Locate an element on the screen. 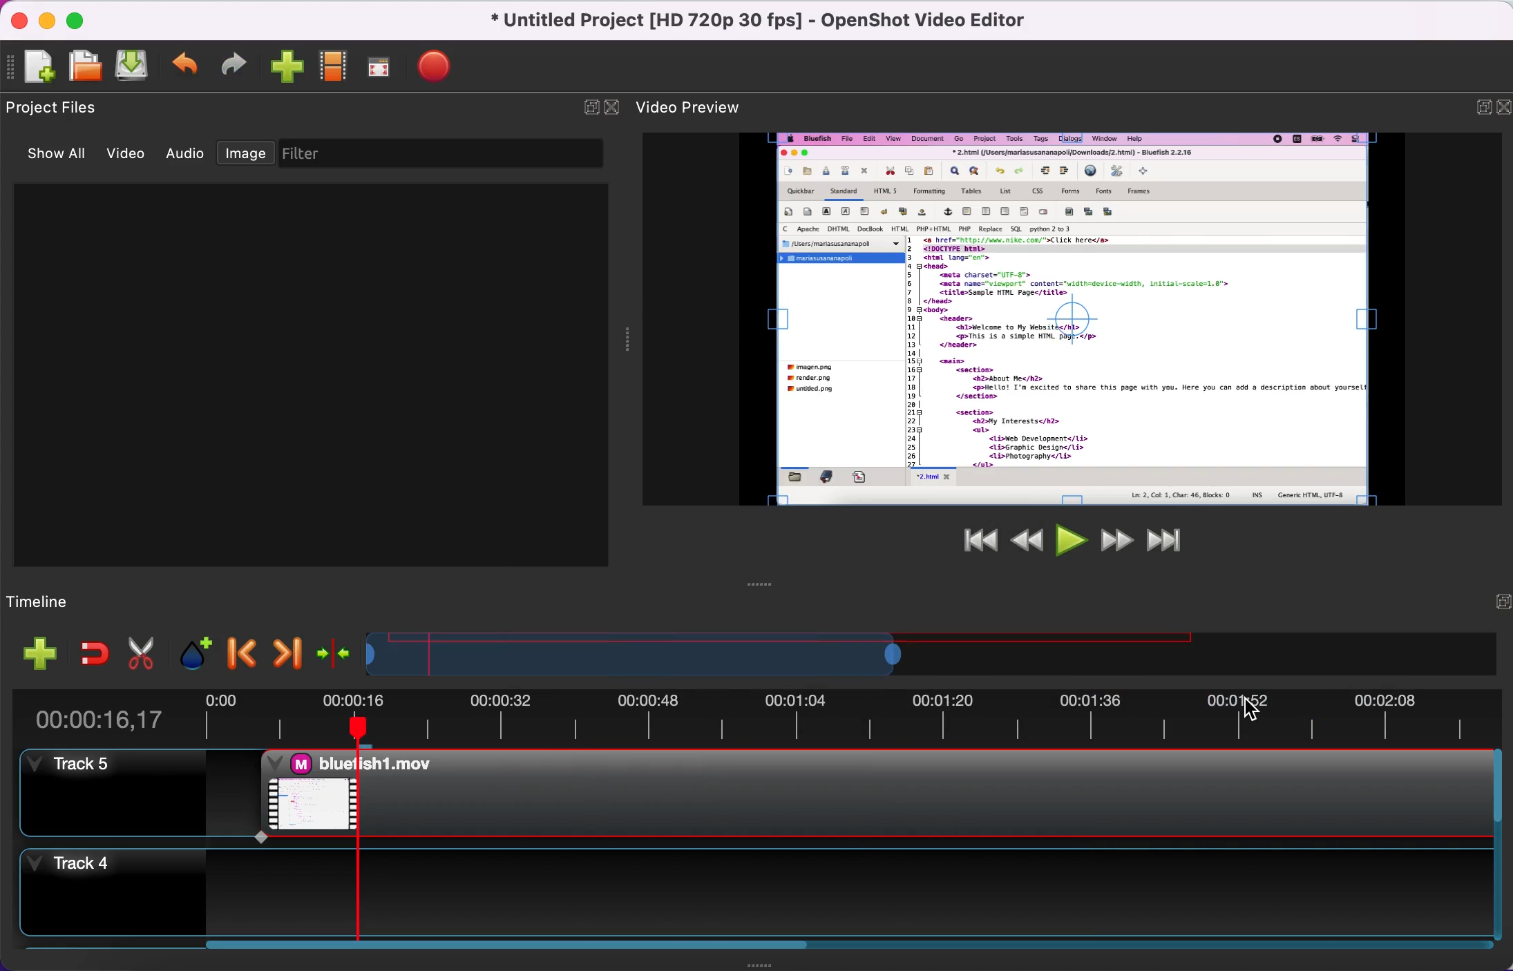 This screenshot has height=971, width=1513. previous marker is located at coordinates (239, 648).